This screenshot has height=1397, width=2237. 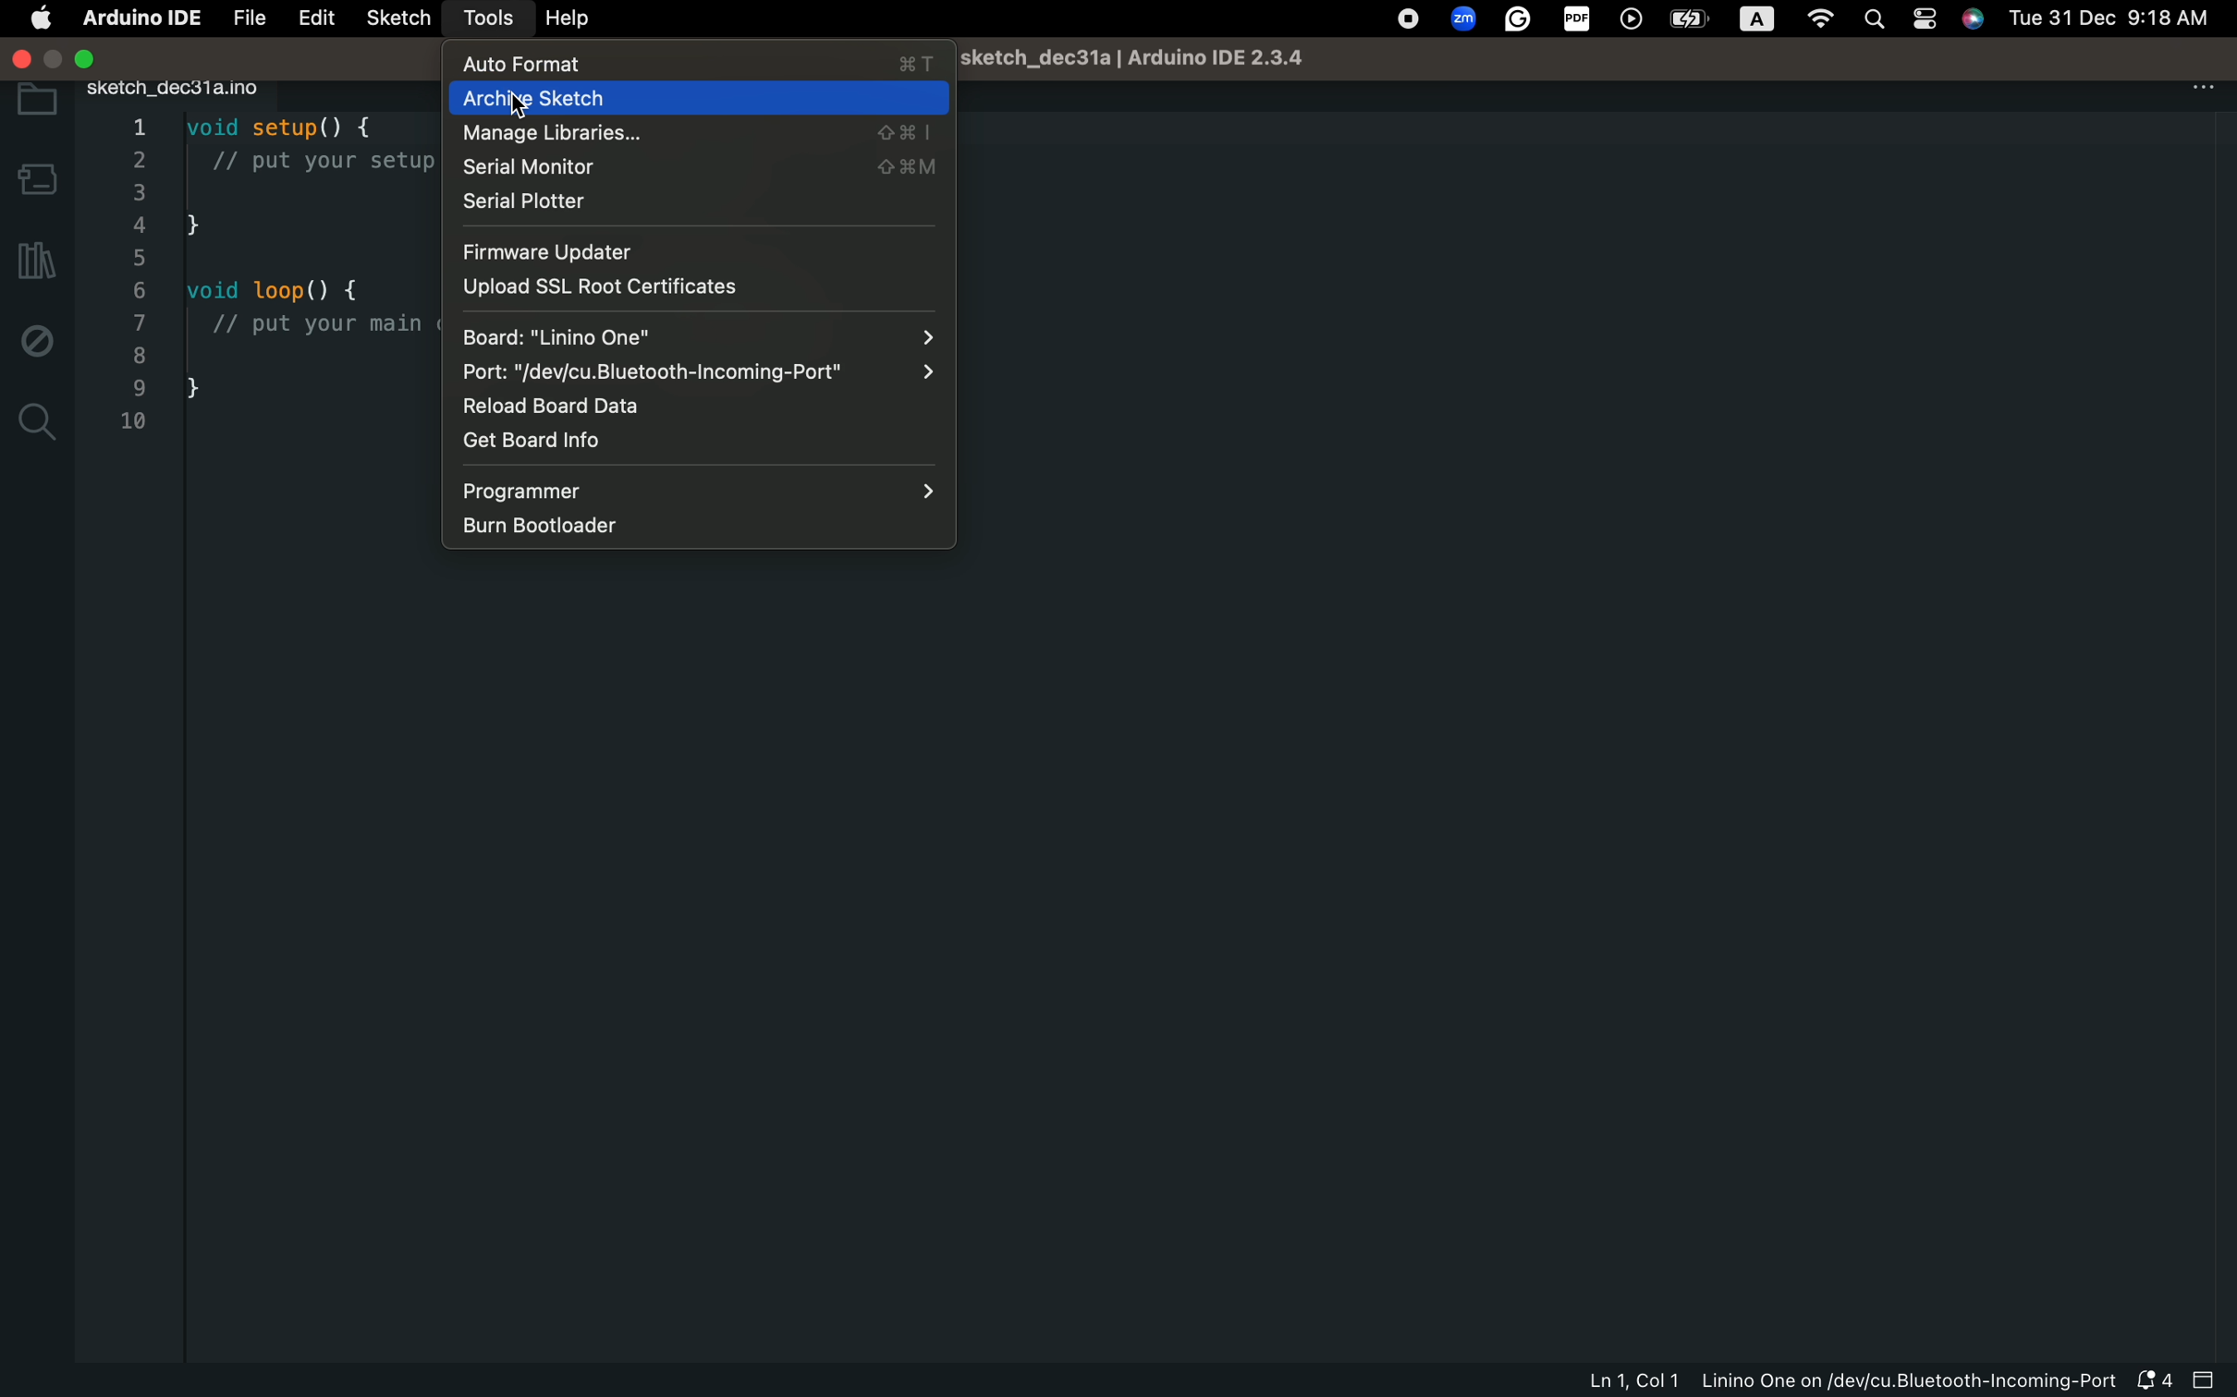 I want to click on firmware updater, so click(x=696, y=252).